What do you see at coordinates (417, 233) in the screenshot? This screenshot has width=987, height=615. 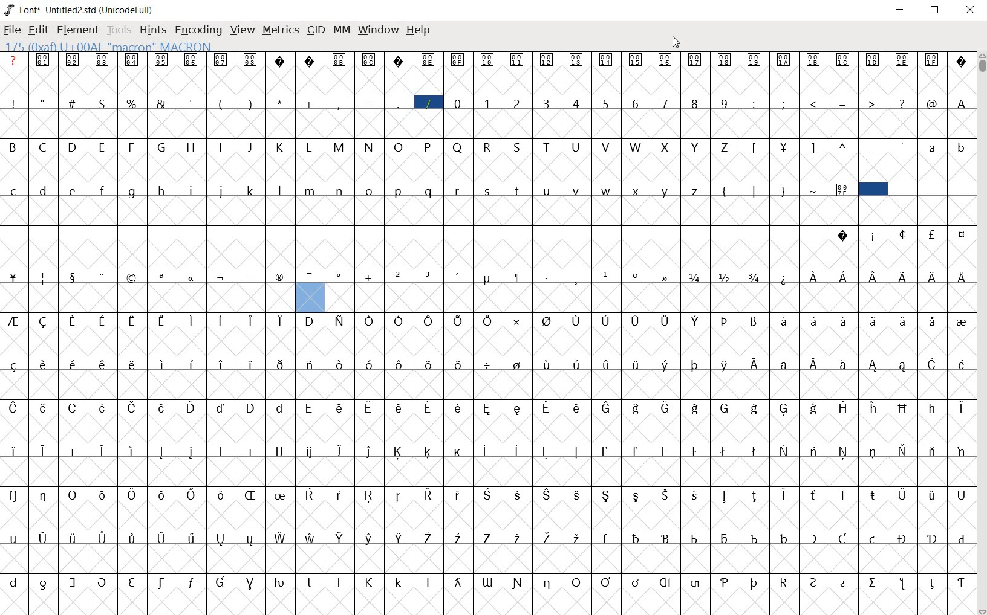 I see `empty spaces` at bounding box center [417, 233].